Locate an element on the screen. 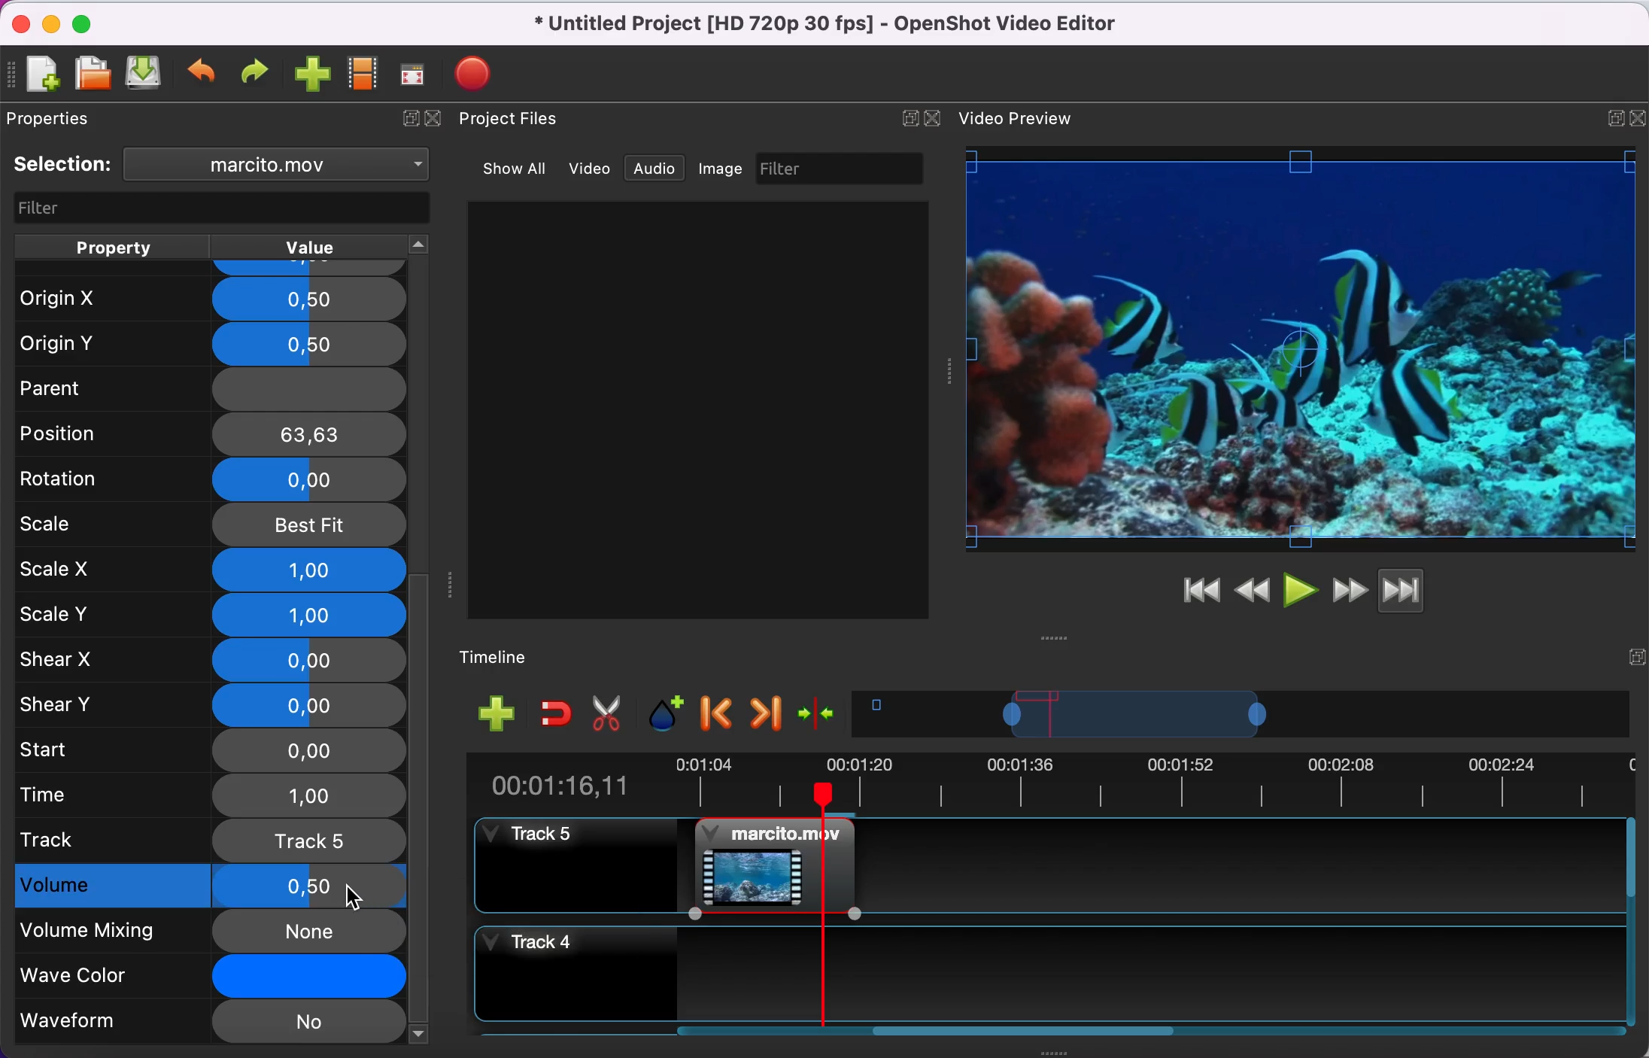  next marker is located at coordinates (765, 714).